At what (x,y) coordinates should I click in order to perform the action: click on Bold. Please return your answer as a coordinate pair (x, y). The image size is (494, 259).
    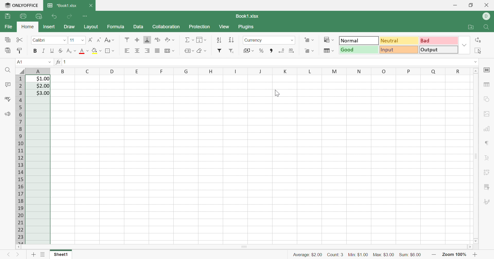
    Looking at the image, I should click on (35, 51).